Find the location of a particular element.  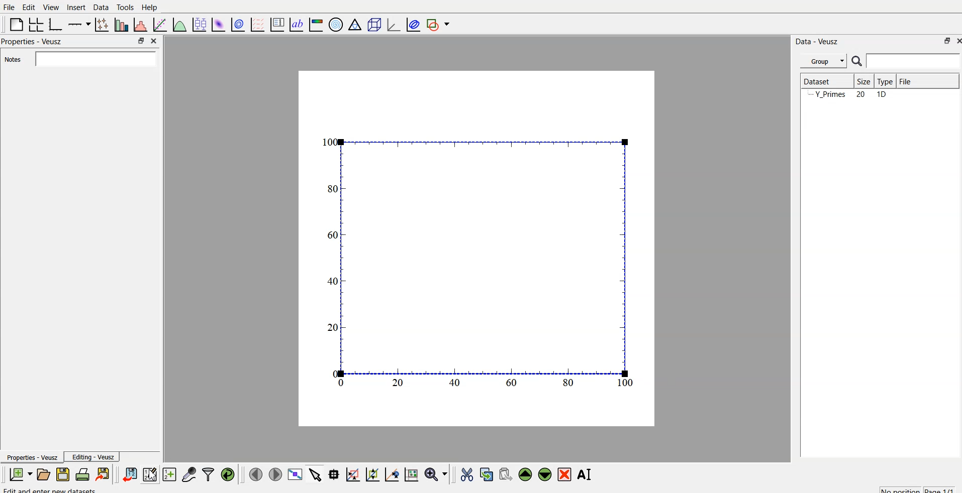

Group is located at coordinates (825, 60).